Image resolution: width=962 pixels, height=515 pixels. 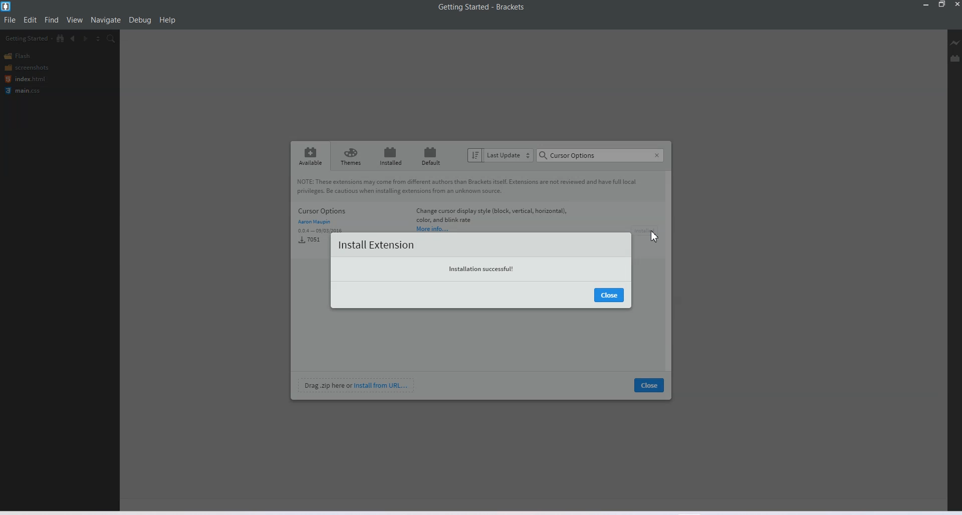 What do you see at coordinates (482, 8) in the screenshot?
I see `Getting Started-Brackets` at bounding box center [482, 8].